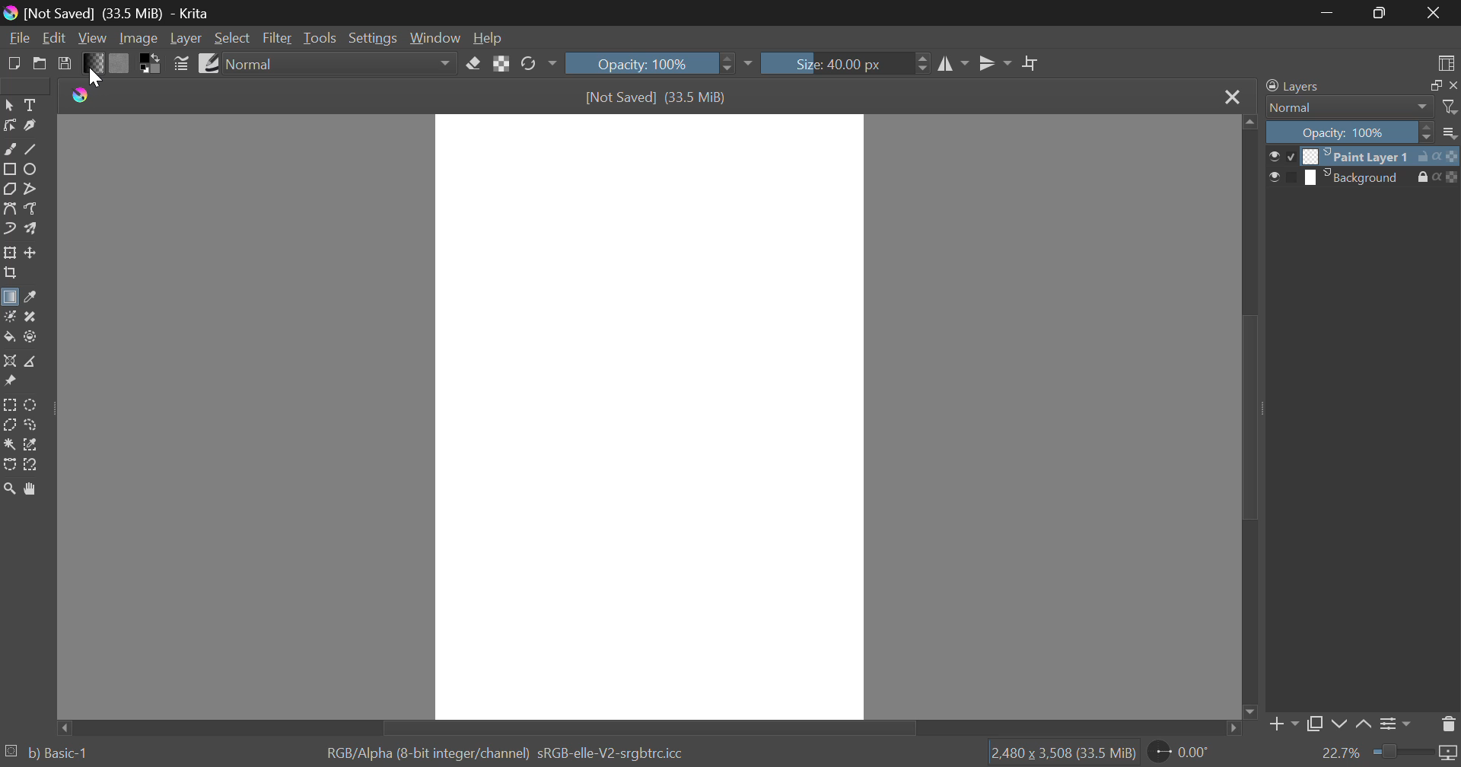  Describe the element at coordinates (488, 37) in the screenshot. I see `Help` at that location.